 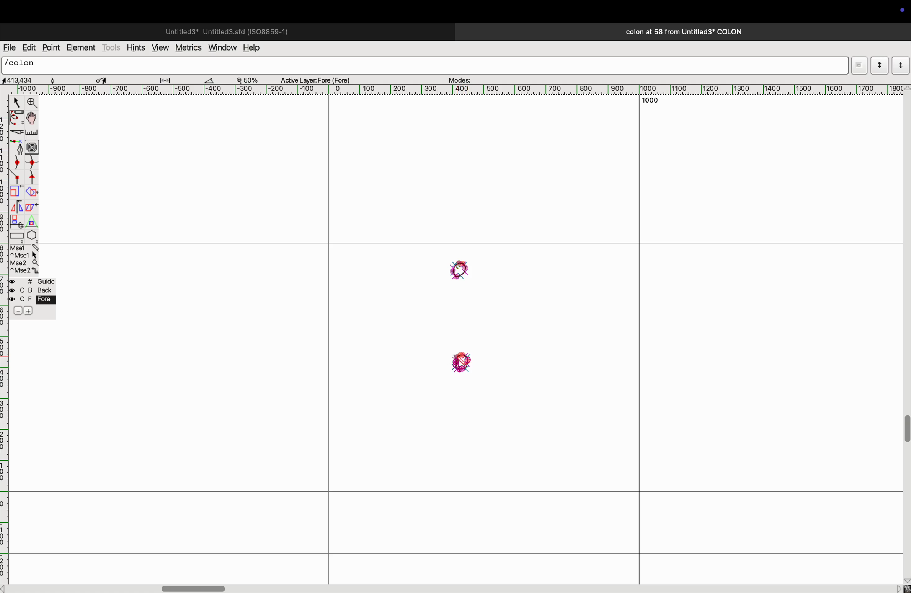 I want to click on fountain pen, so click(x=17, y=147).